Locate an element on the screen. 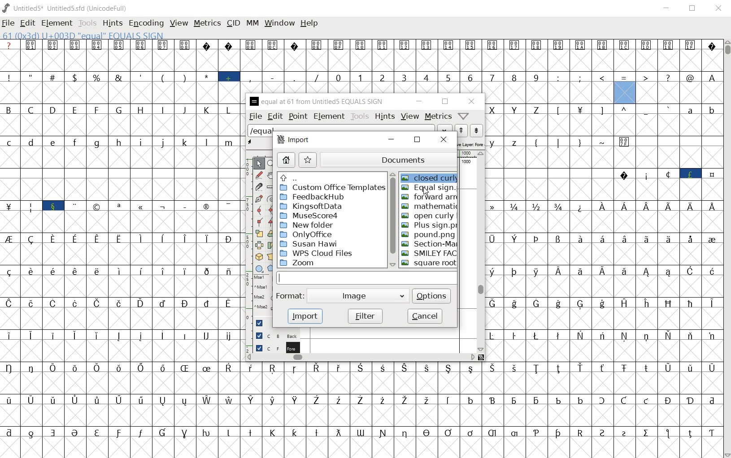  MuseScore4 is located at coordinates (308, 215).